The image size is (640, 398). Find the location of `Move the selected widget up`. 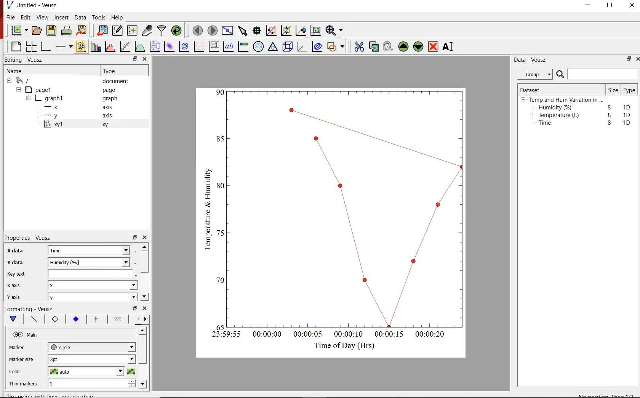

Move the selected widget up is located at coordinates (404, 46).